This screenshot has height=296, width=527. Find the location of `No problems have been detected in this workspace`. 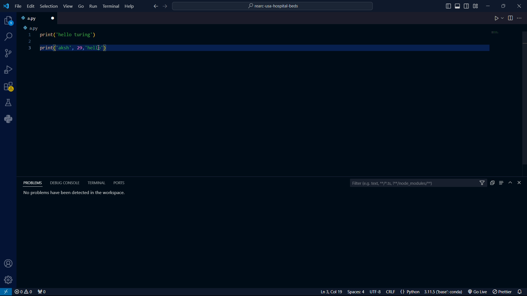

No problems have been detected in this workspace is located at coordinates (73, 192).